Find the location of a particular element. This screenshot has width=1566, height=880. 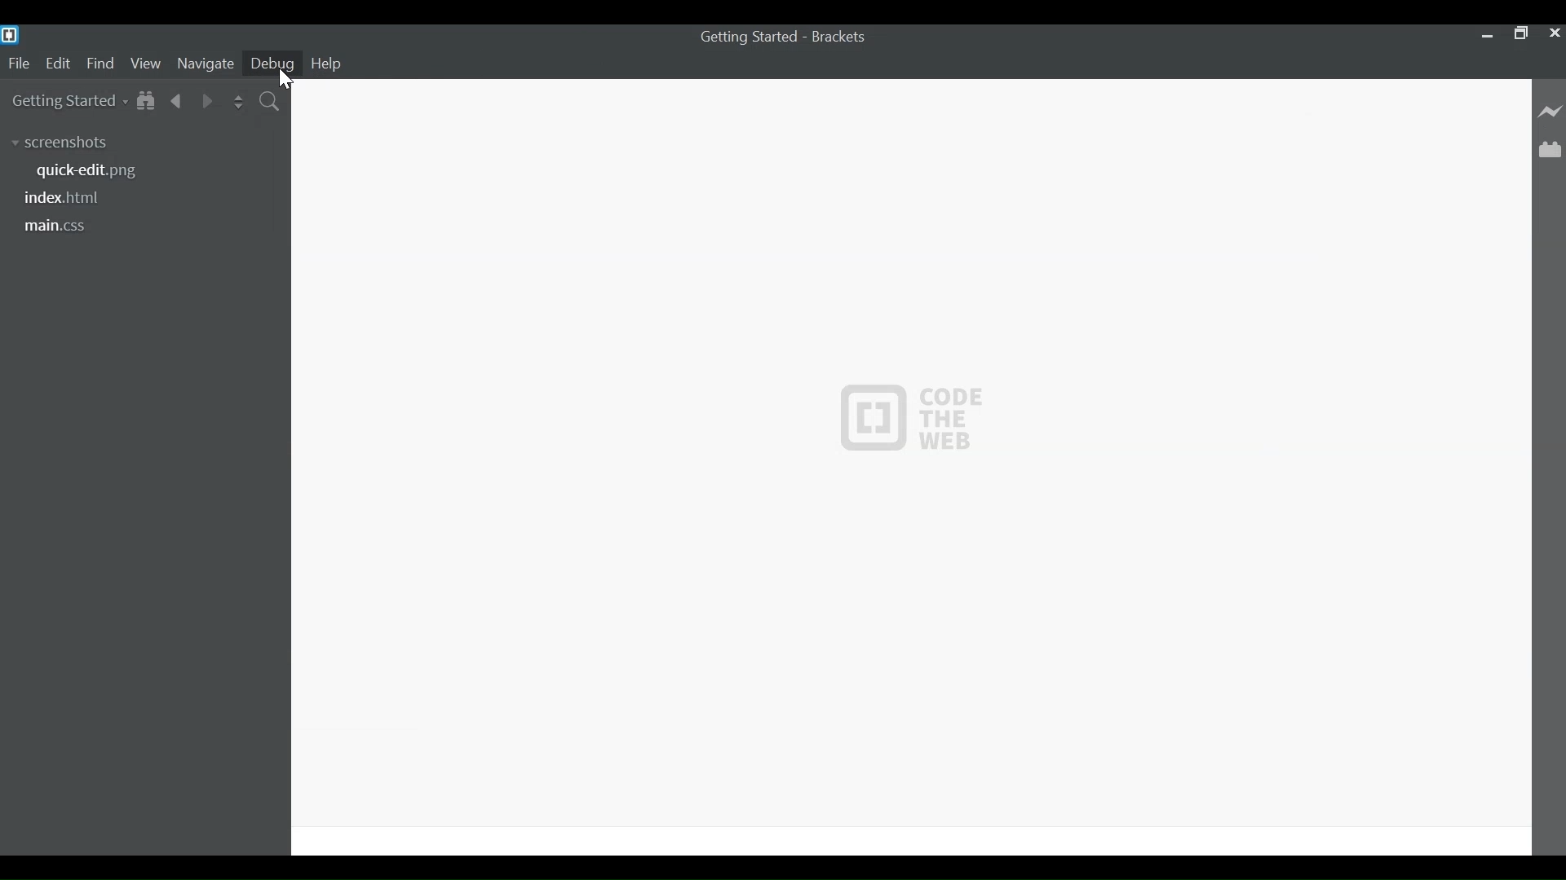

Show in File is located at coordinates (147, 102).